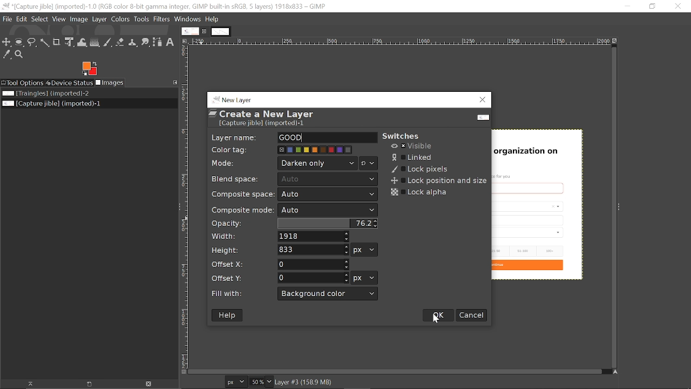 The height and width of the screenshot is (389, 691). What do you see at coordinates (100, 19) in the screenshot?
I see `Layer` at bounding box center [100, 19].